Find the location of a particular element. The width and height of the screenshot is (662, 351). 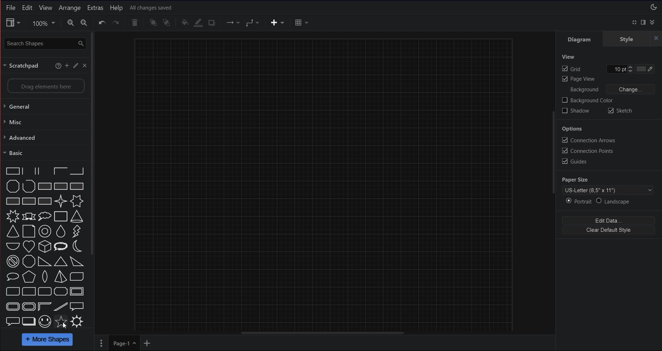

Change is located at coordinates (631, 89).